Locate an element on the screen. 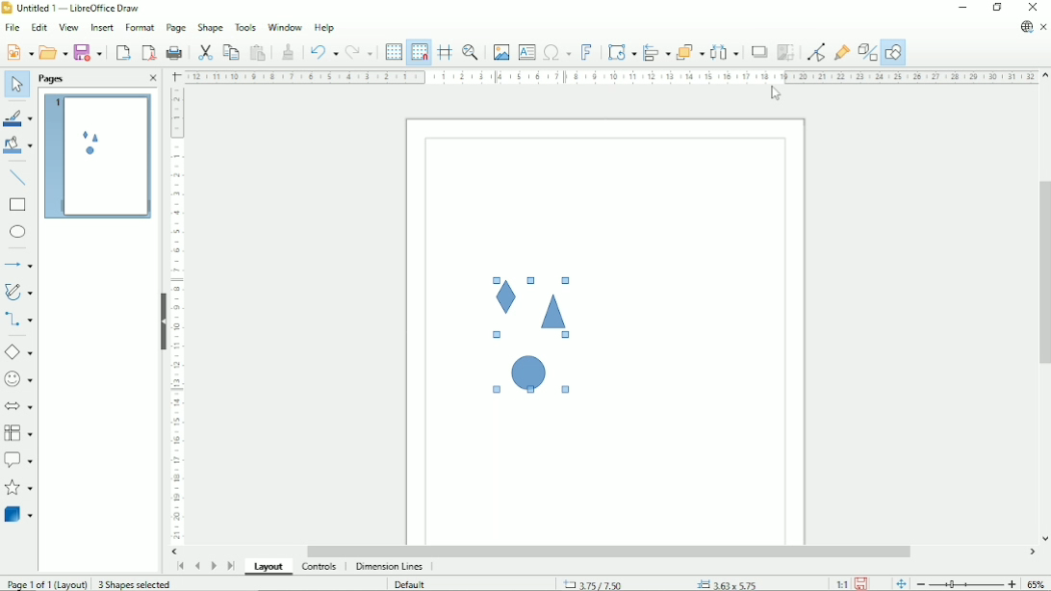 The image size is (1051, 591). Vertical scrollbar is located at coordinates (1042, 271).